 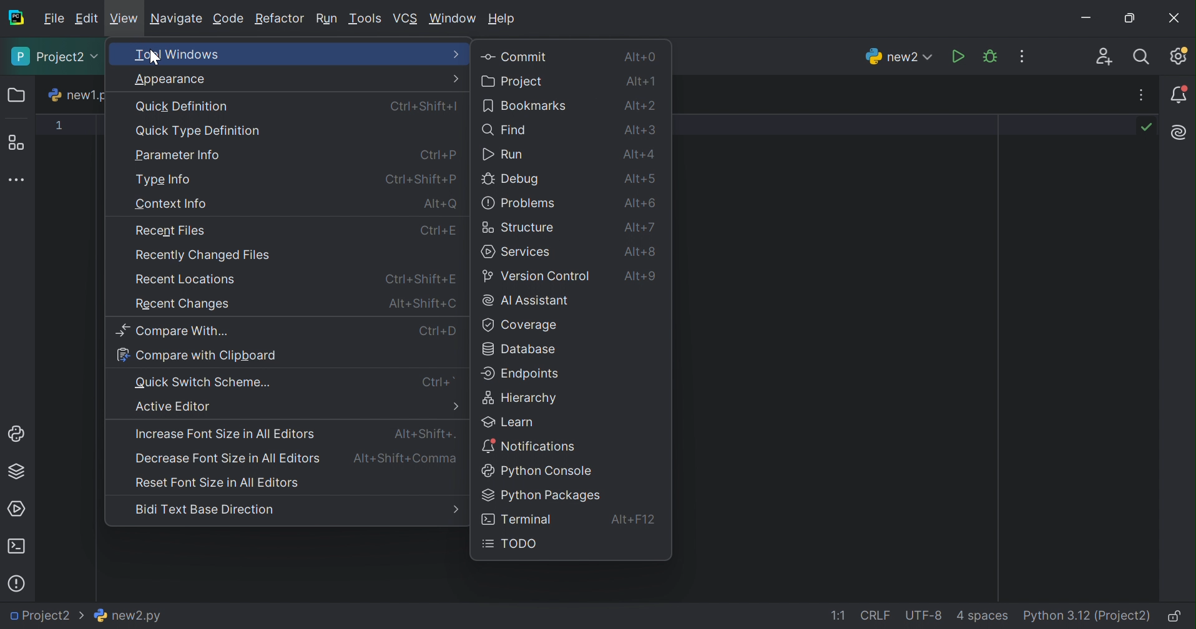 I want to click on Structure, so click(x=517, y=228).